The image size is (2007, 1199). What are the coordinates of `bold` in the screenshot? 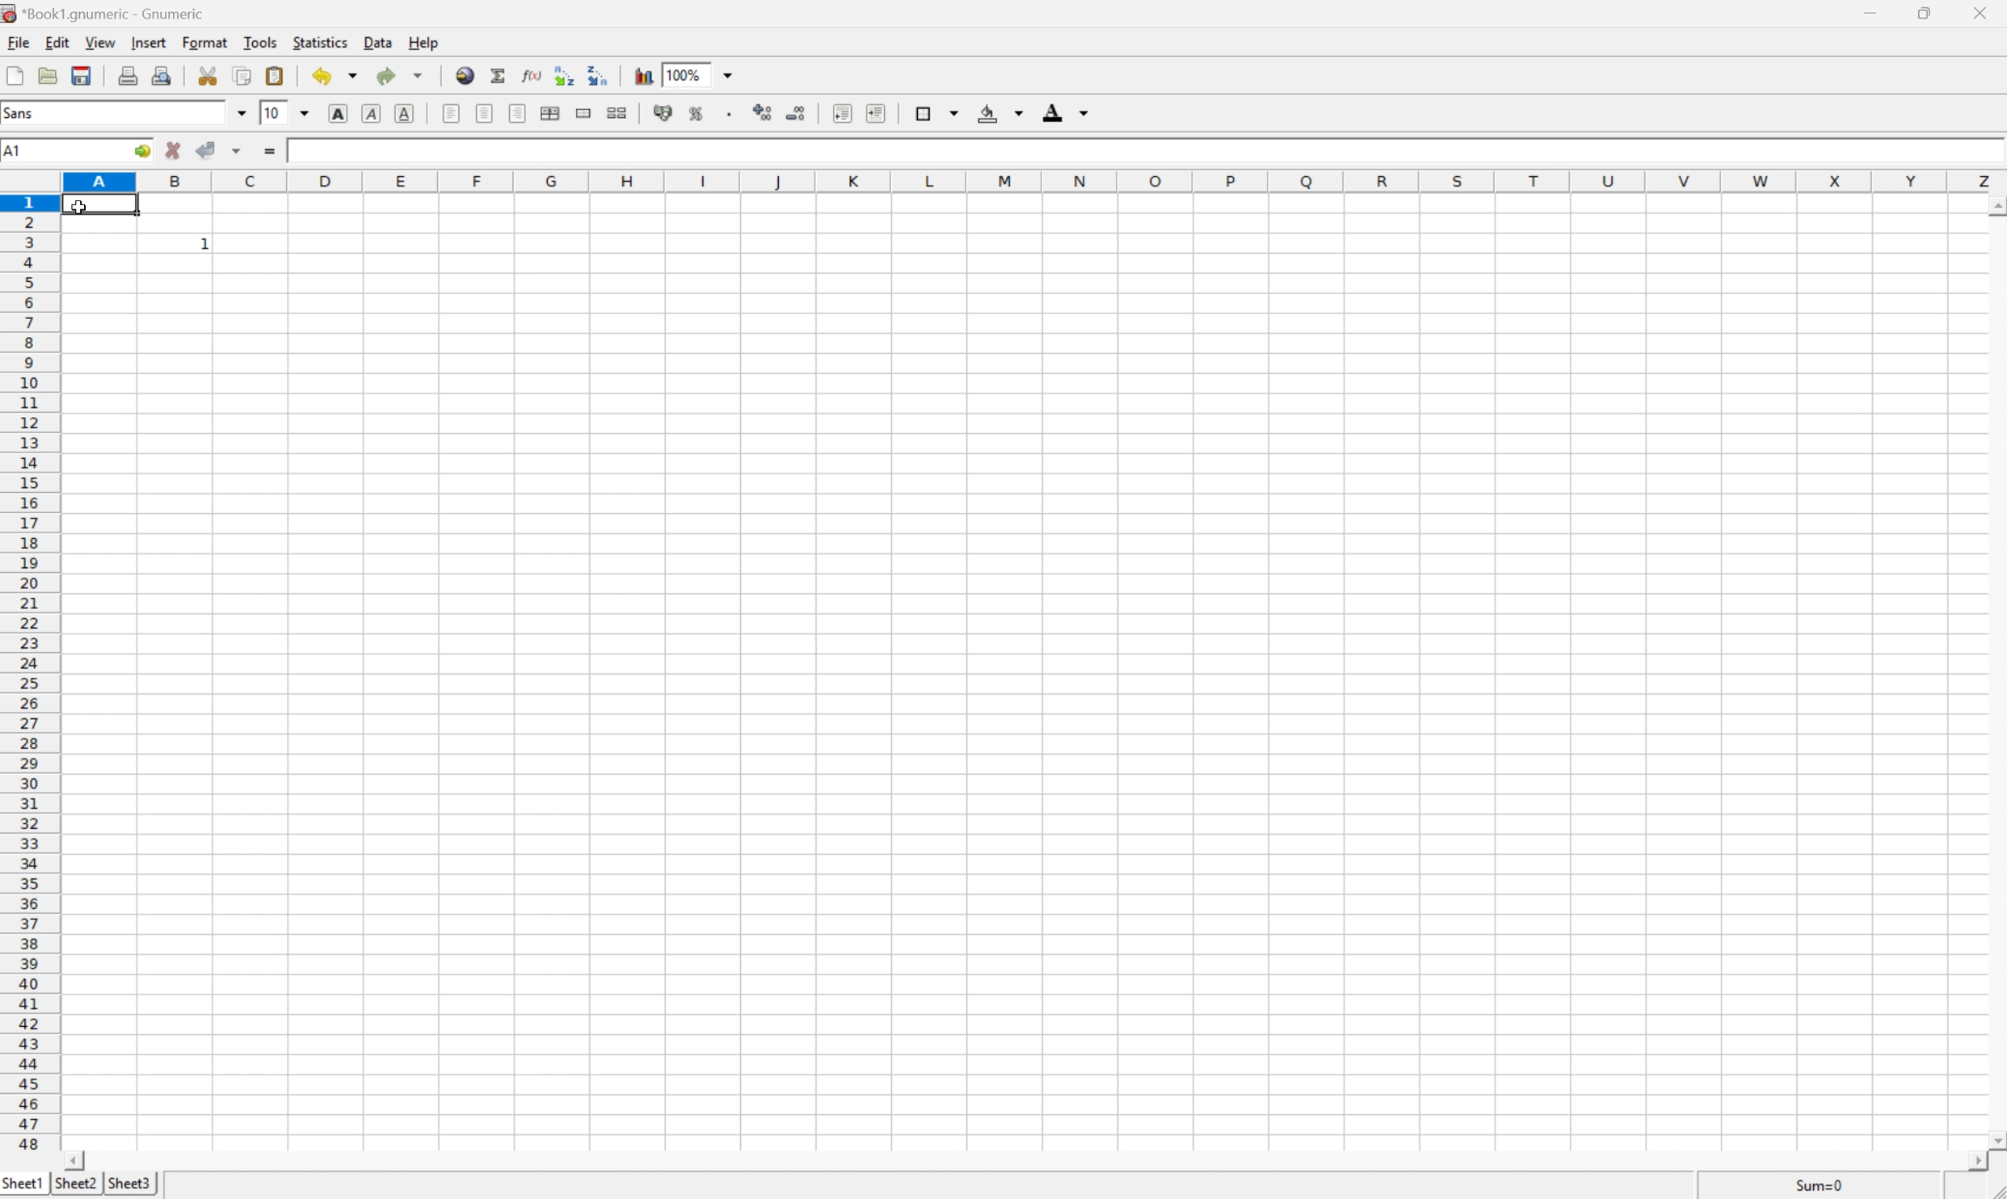 It's located at (338, 114).